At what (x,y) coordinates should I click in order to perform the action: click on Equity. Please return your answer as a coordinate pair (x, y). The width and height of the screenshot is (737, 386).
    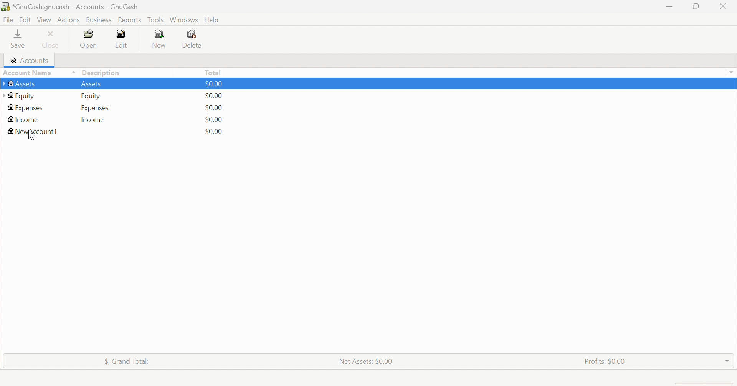
    Looking at the image, I should click on (18, 96).